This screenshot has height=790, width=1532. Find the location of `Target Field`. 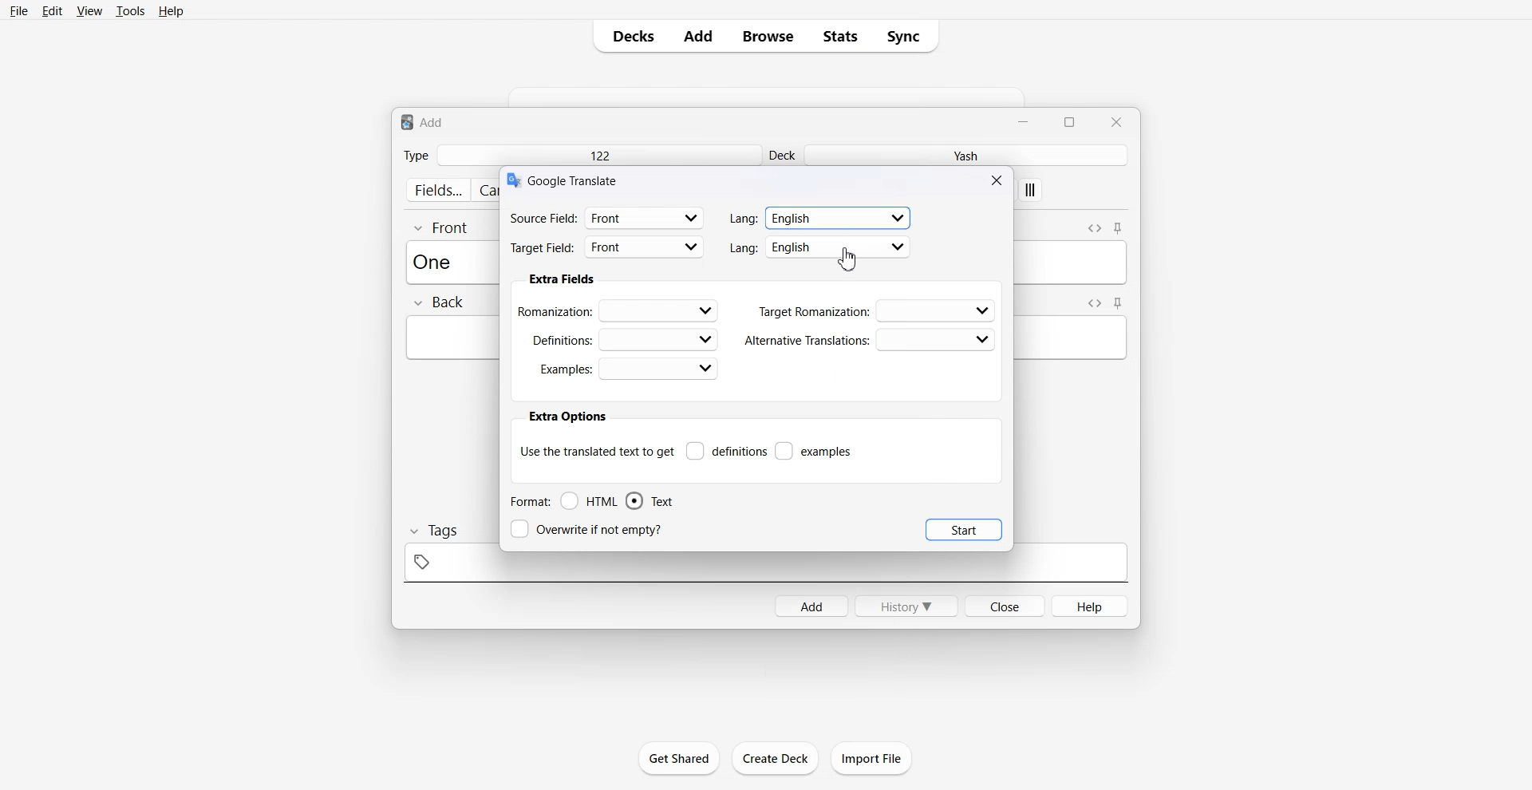

Target Field is located at coordinates (607, 249).